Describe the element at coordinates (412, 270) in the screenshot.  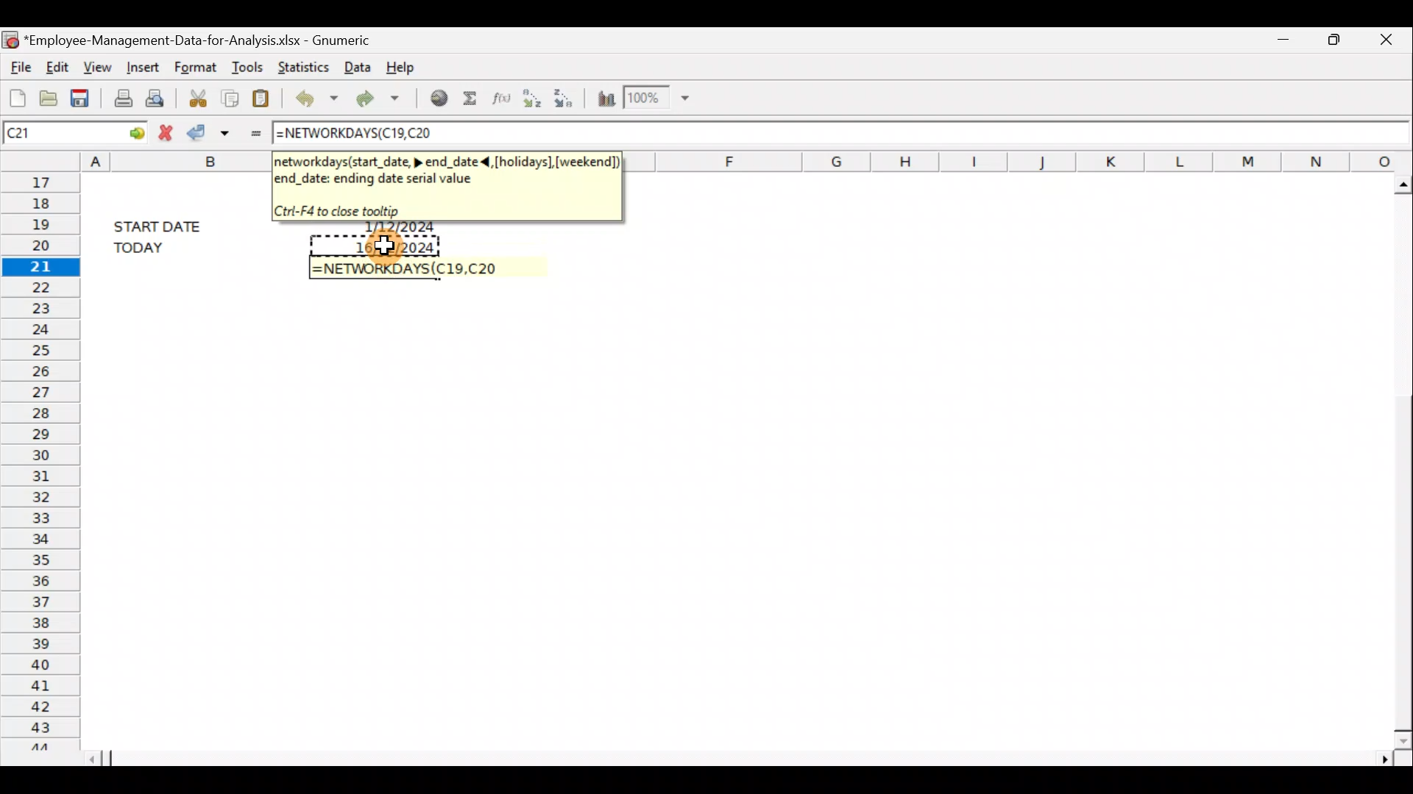
I see `=NETWORKDAYS(C19,20` at that location.